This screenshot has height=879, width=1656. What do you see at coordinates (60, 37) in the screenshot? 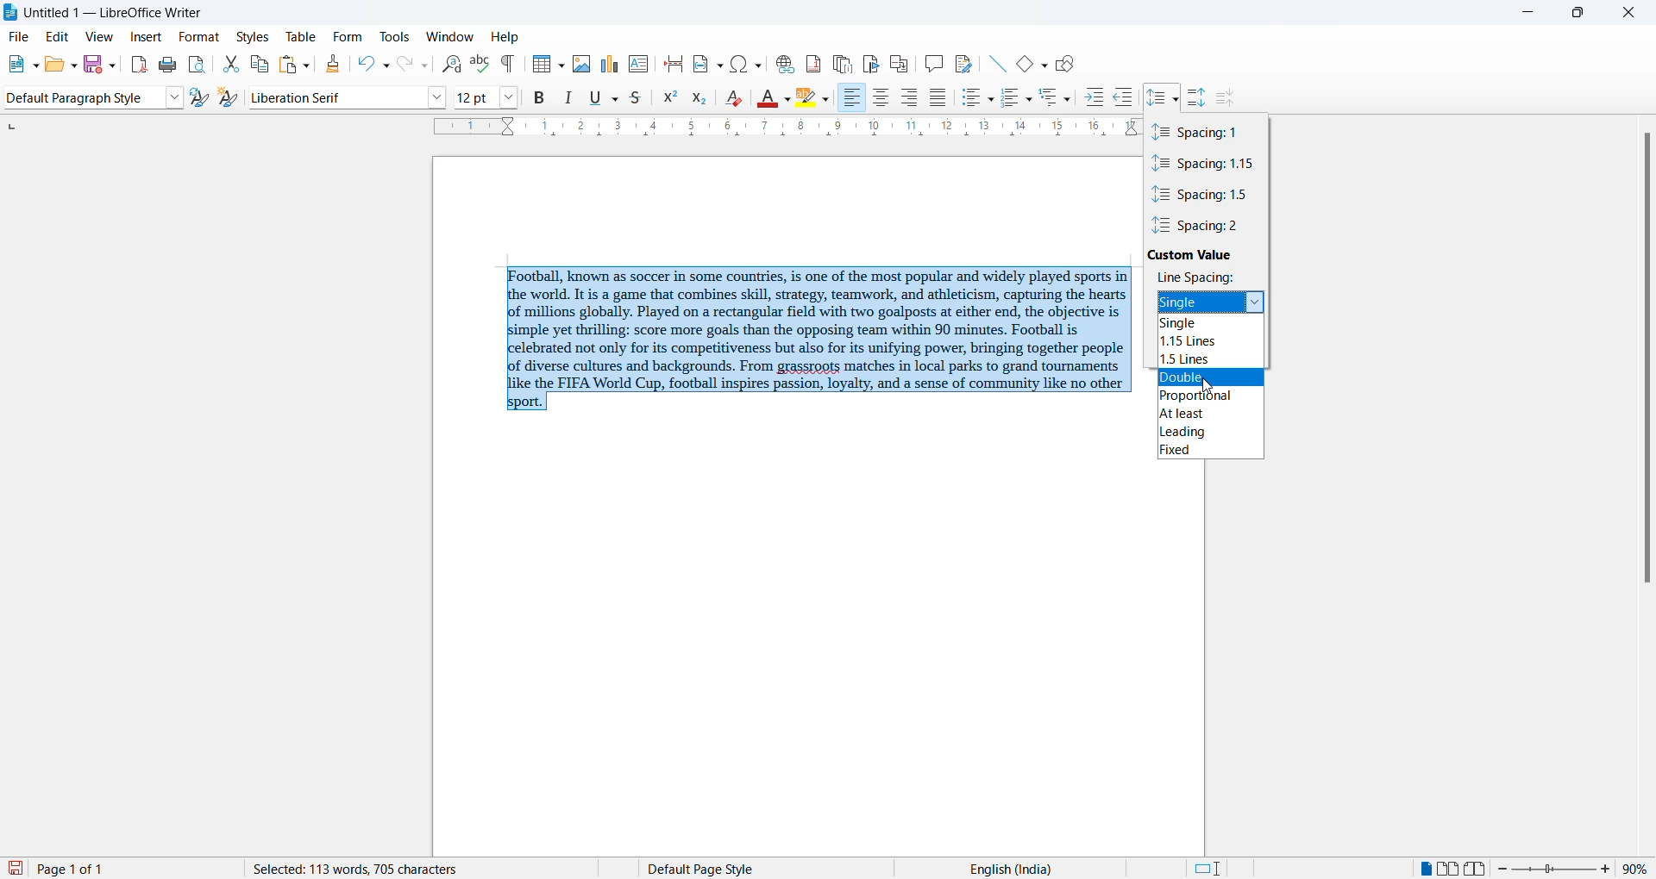
I see `edit` at bounding box center [60, 37].